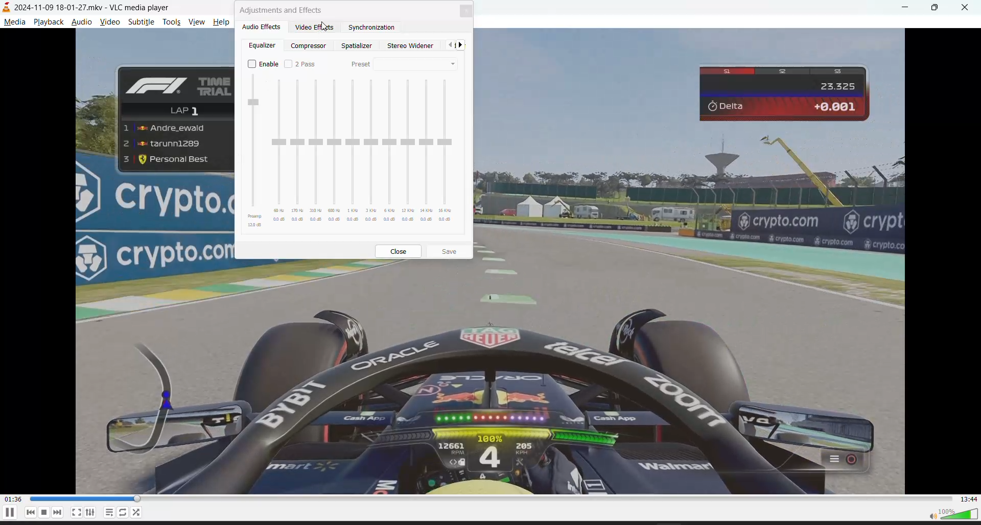 This screenshot has height=525, width=981. I want to click on loop, so click(122, 512).